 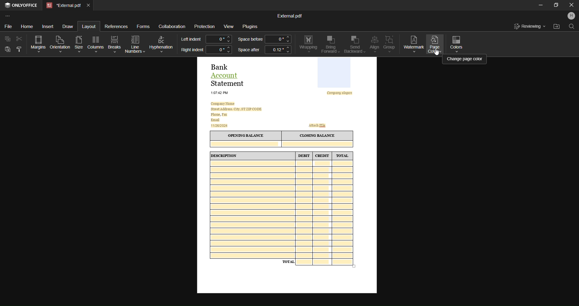 I want to click on Copy, so click(x=7, y=39).